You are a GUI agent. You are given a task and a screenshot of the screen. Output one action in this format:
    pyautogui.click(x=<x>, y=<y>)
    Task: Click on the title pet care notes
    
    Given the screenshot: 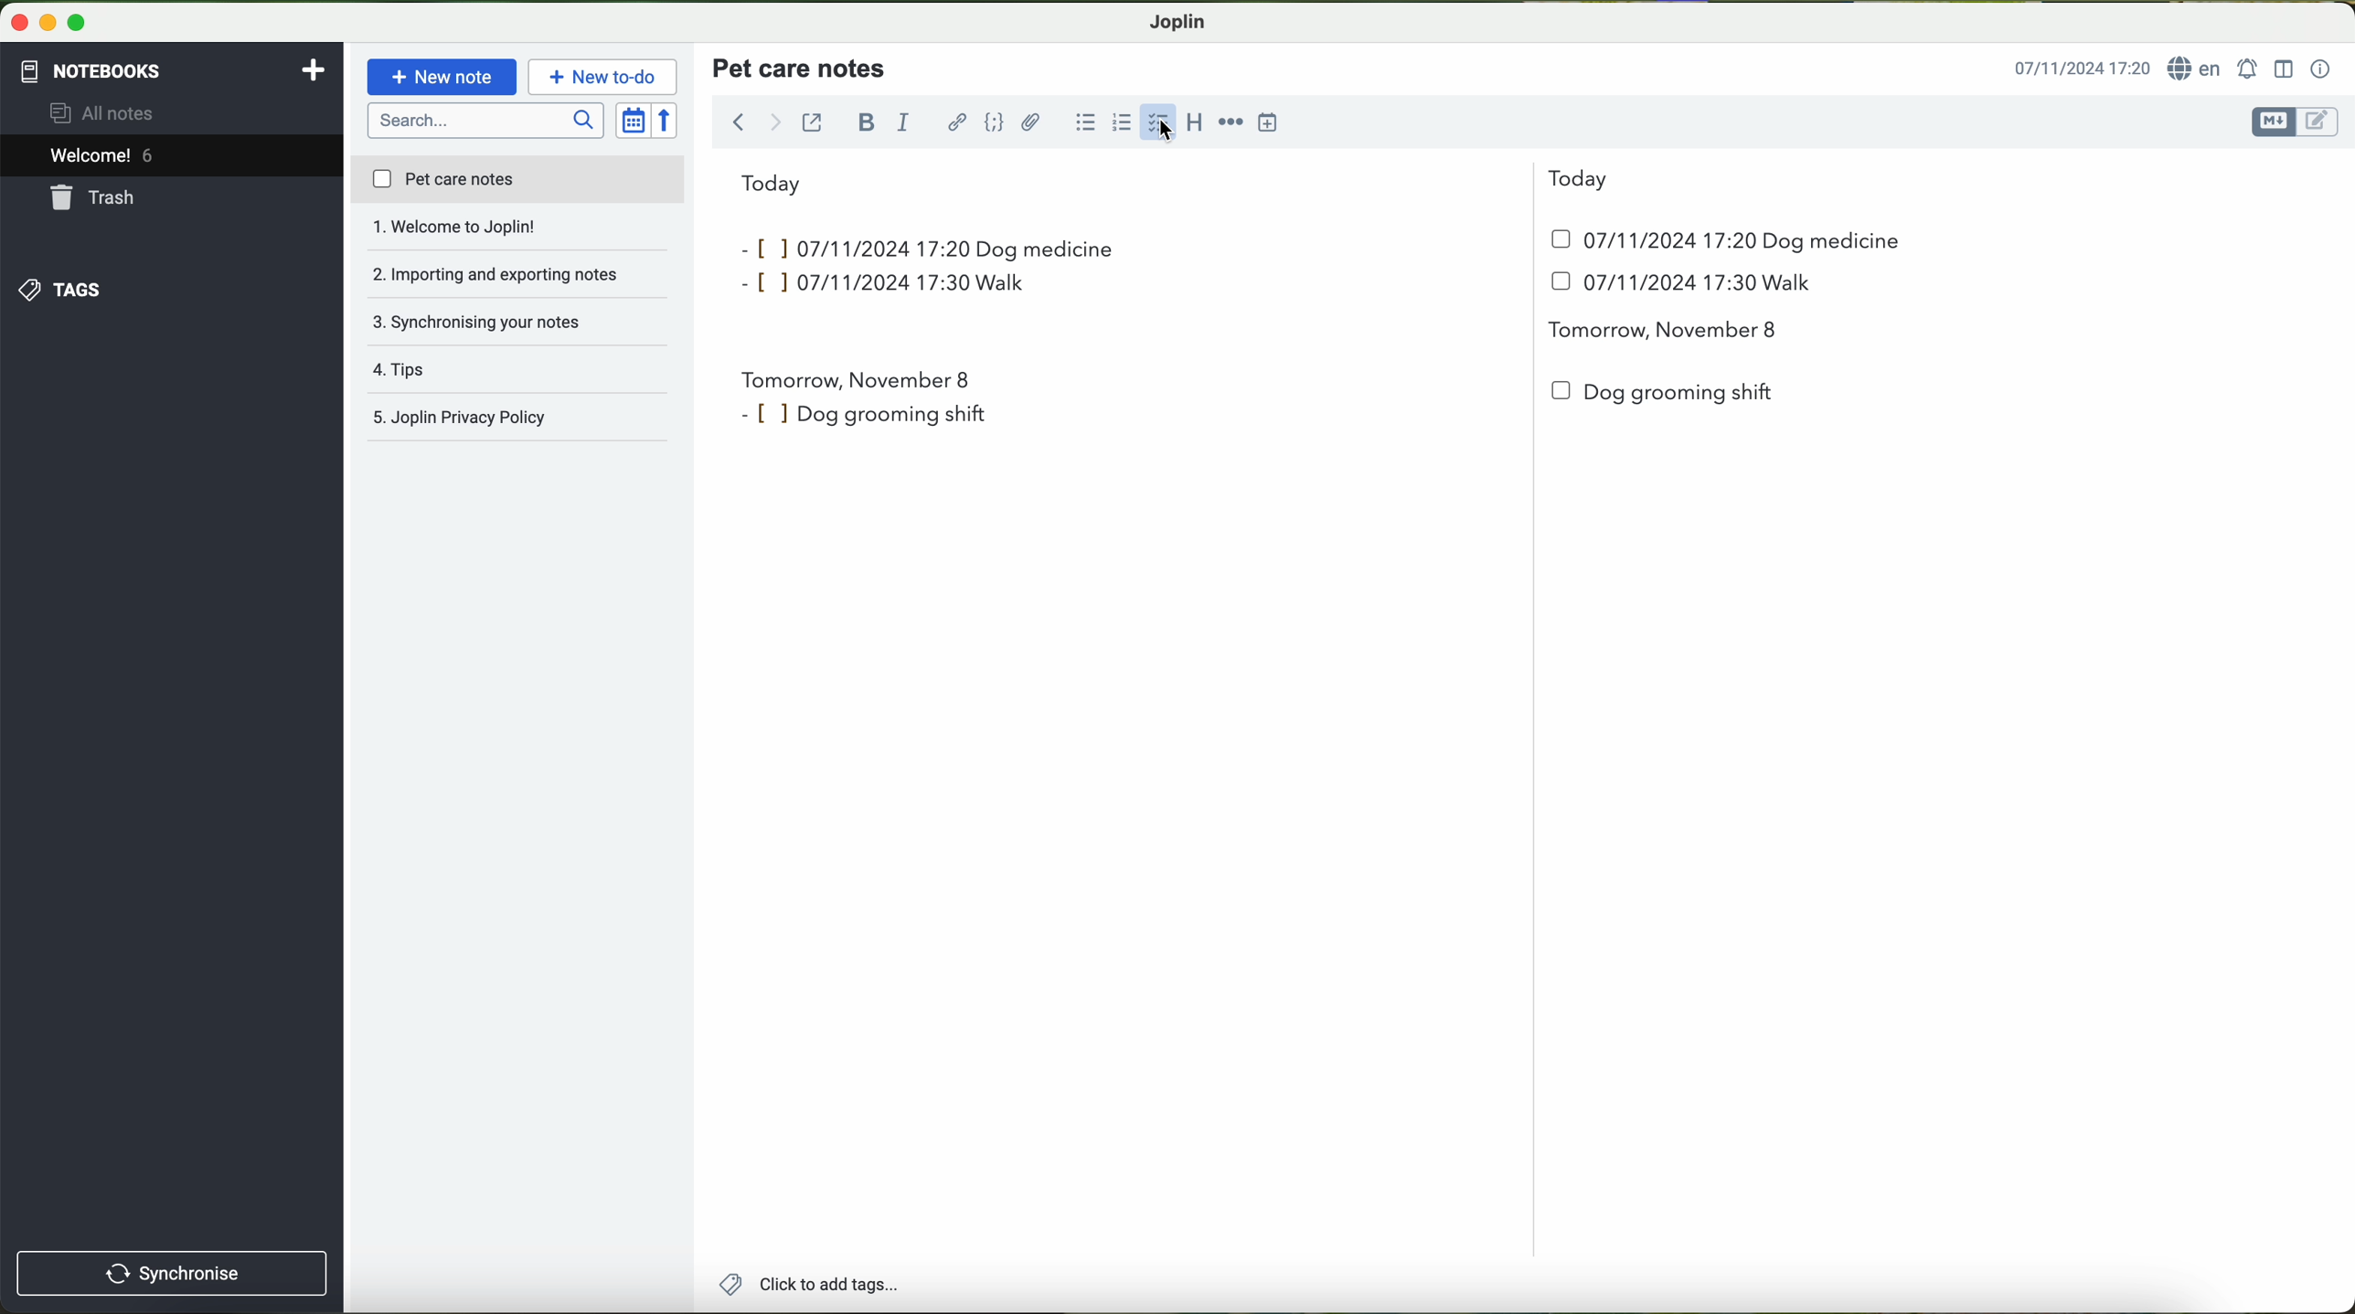 What is the action you would take?
    pyautogui.click(x=802, y=67)
    